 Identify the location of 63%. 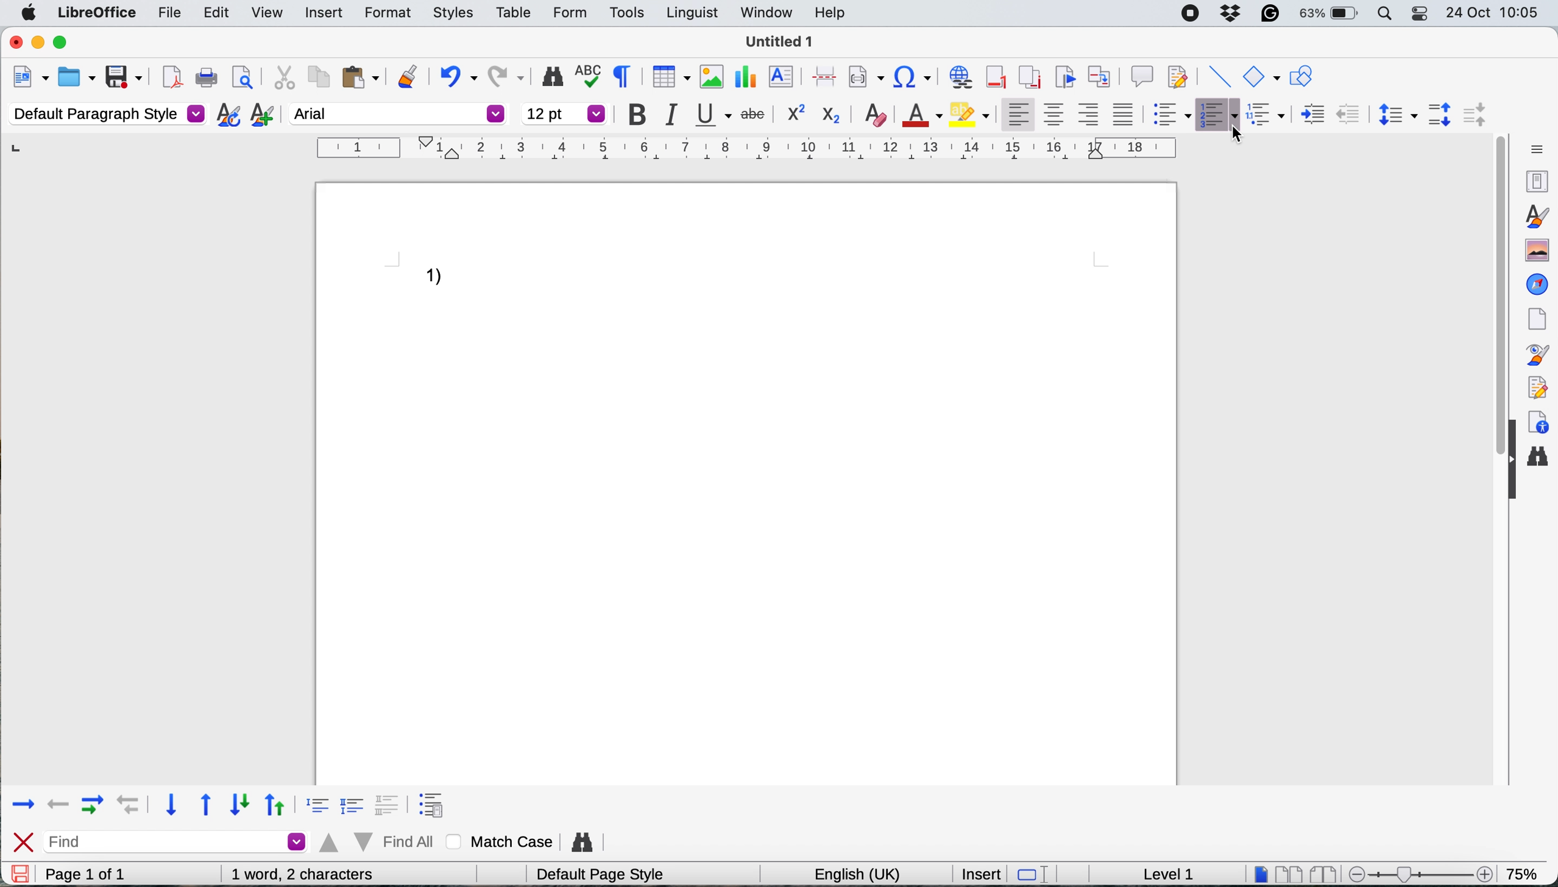
(1330, 15).